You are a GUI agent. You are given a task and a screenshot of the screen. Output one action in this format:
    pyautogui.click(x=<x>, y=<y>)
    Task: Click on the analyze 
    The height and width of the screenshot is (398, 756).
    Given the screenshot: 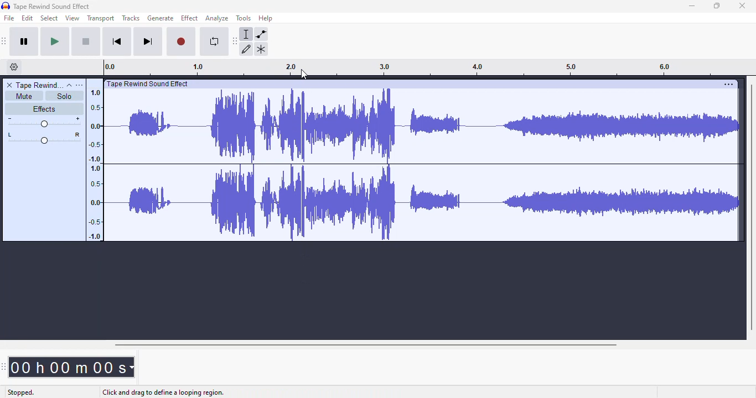 What is the action you would take?
    pyautogui.click(x=217, y=18)
    